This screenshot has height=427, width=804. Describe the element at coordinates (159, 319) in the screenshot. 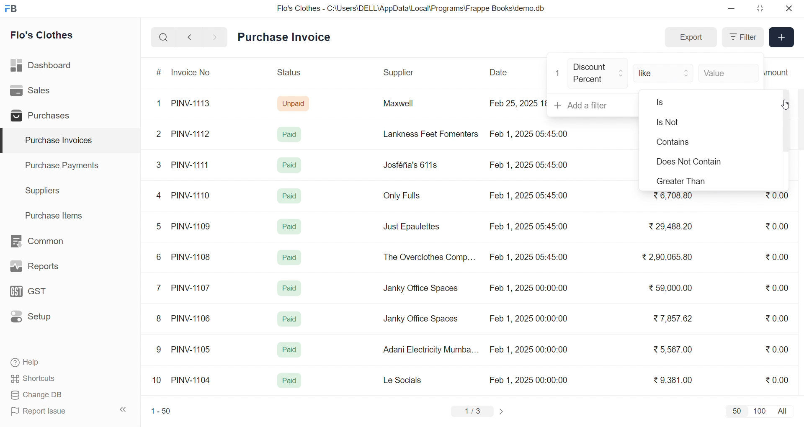

I see `8` at that location.